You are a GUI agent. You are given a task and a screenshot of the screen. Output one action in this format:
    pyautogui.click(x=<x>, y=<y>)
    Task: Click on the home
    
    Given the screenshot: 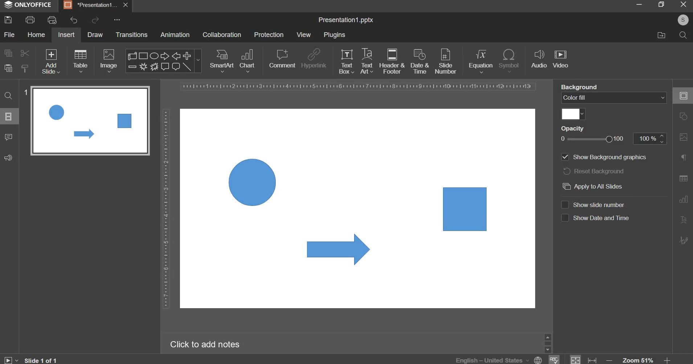 What is the action you would take?
    pyautogui.click(x=36, y=34)
    